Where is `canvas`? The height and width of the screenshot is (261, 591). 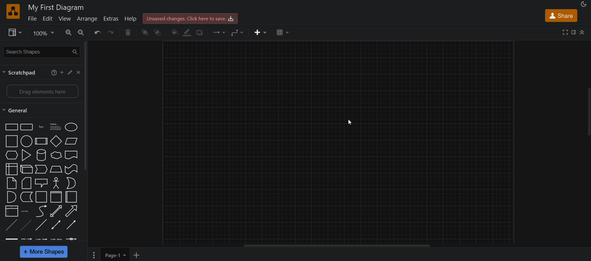 canvas is located at coordinates (338, 143).